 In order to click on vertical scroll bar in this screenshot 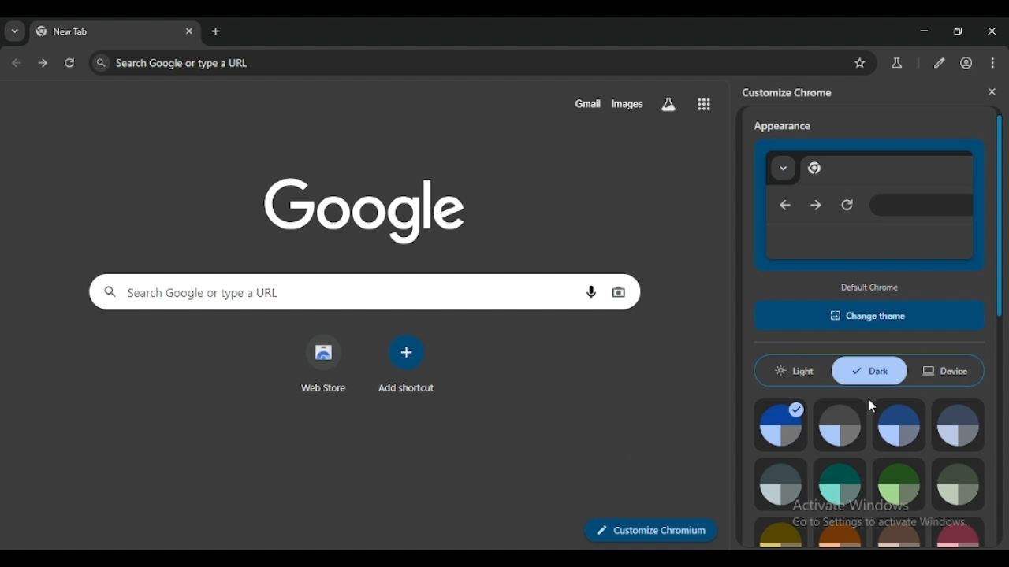, I will do `click(995, 217)`.